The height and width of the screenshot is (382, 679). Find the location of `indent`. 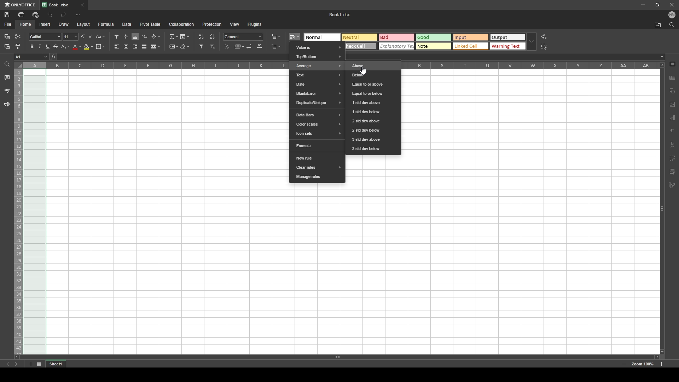

indent is located at coordinates (674, 157).